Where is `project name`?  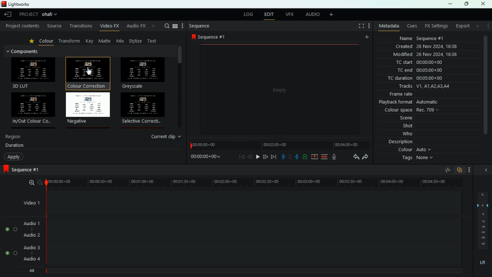 project name is located at coordinates (51, 14).